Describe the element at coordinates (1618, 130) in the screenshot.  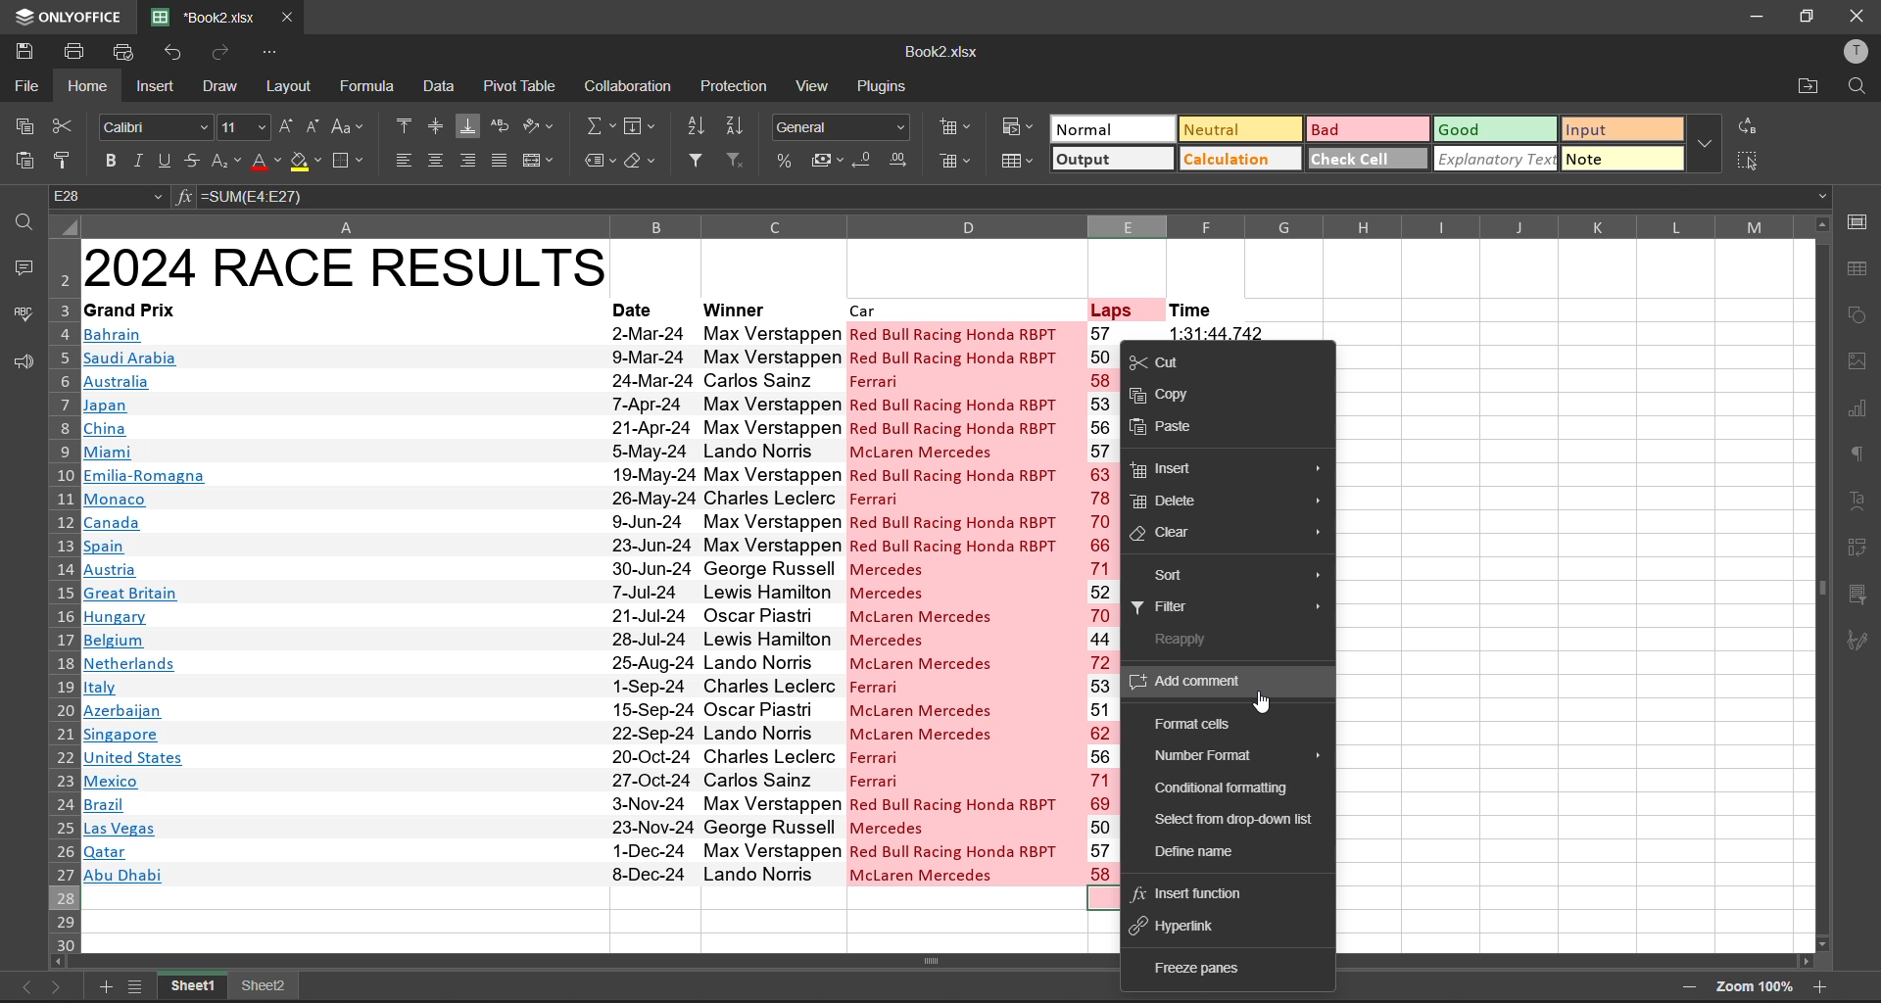
I see `input` at that location.